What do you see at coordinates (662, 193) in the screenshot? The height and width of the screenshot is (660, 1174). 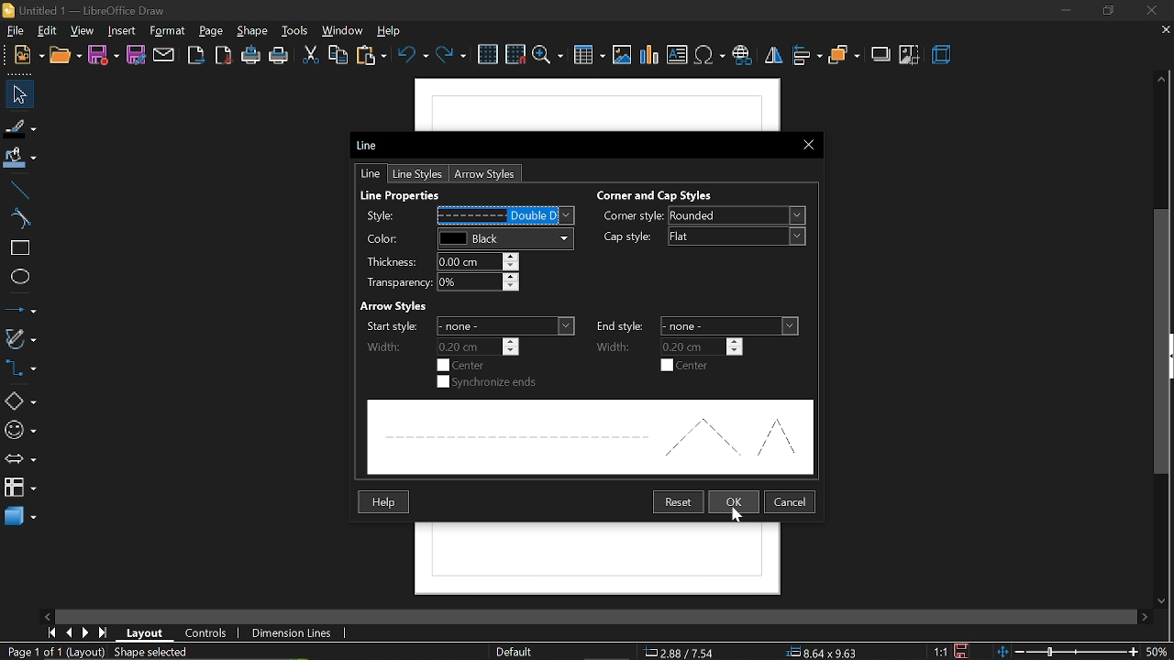 I see `Corner and Cao Styles` at bounding box center [662, 193].